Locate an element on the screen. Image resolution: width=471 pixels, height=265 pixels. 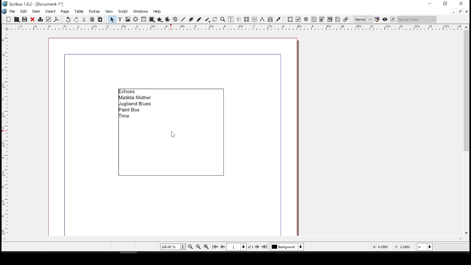
minimize is located at coordinates (430, 4).